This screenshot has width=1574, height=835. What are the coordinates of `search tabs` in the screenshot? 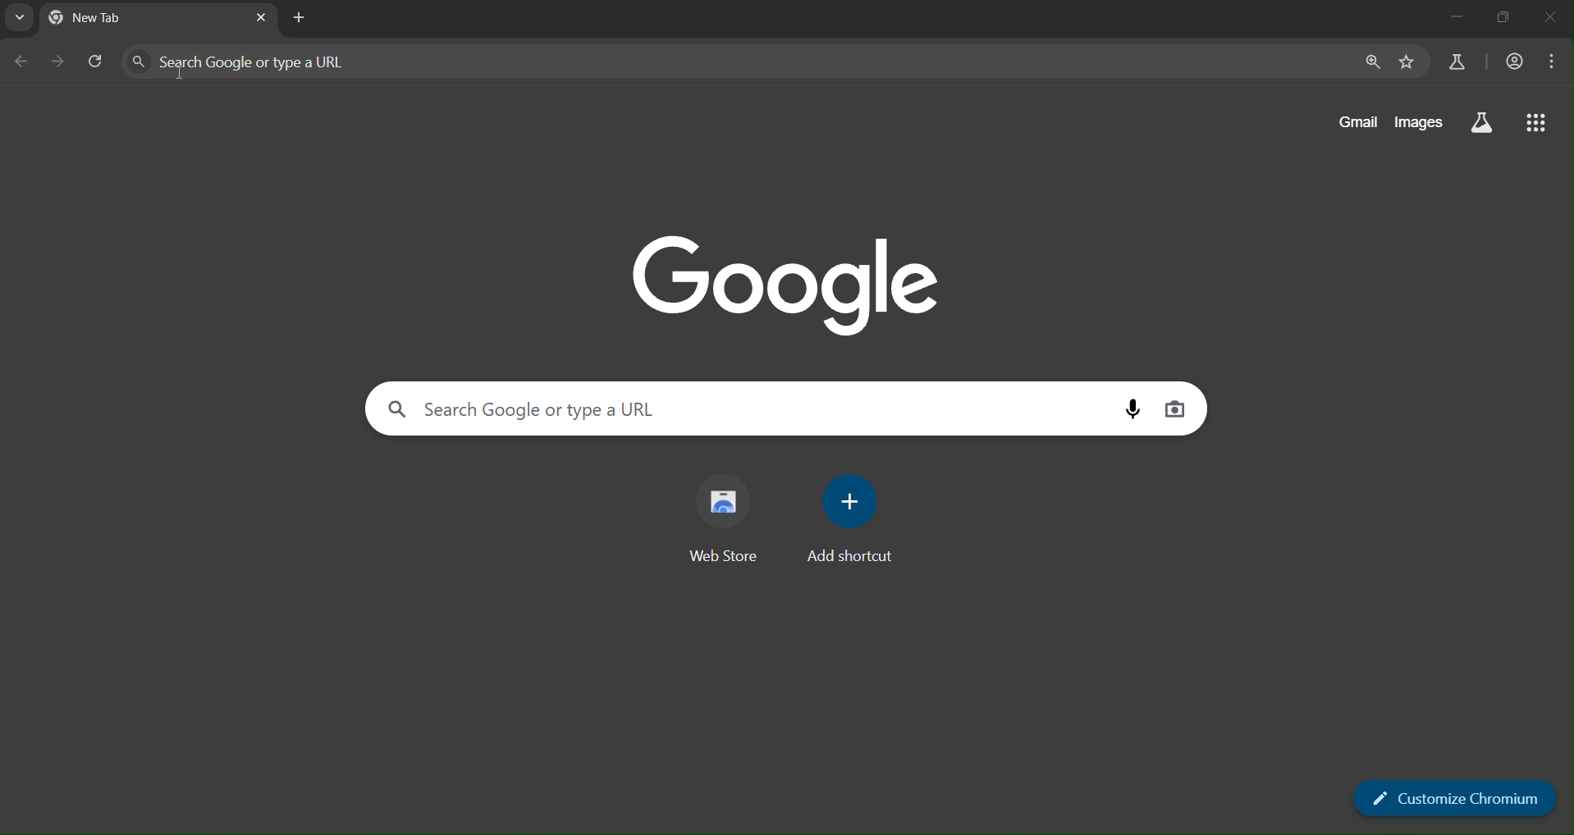 It's located at (18, 18).